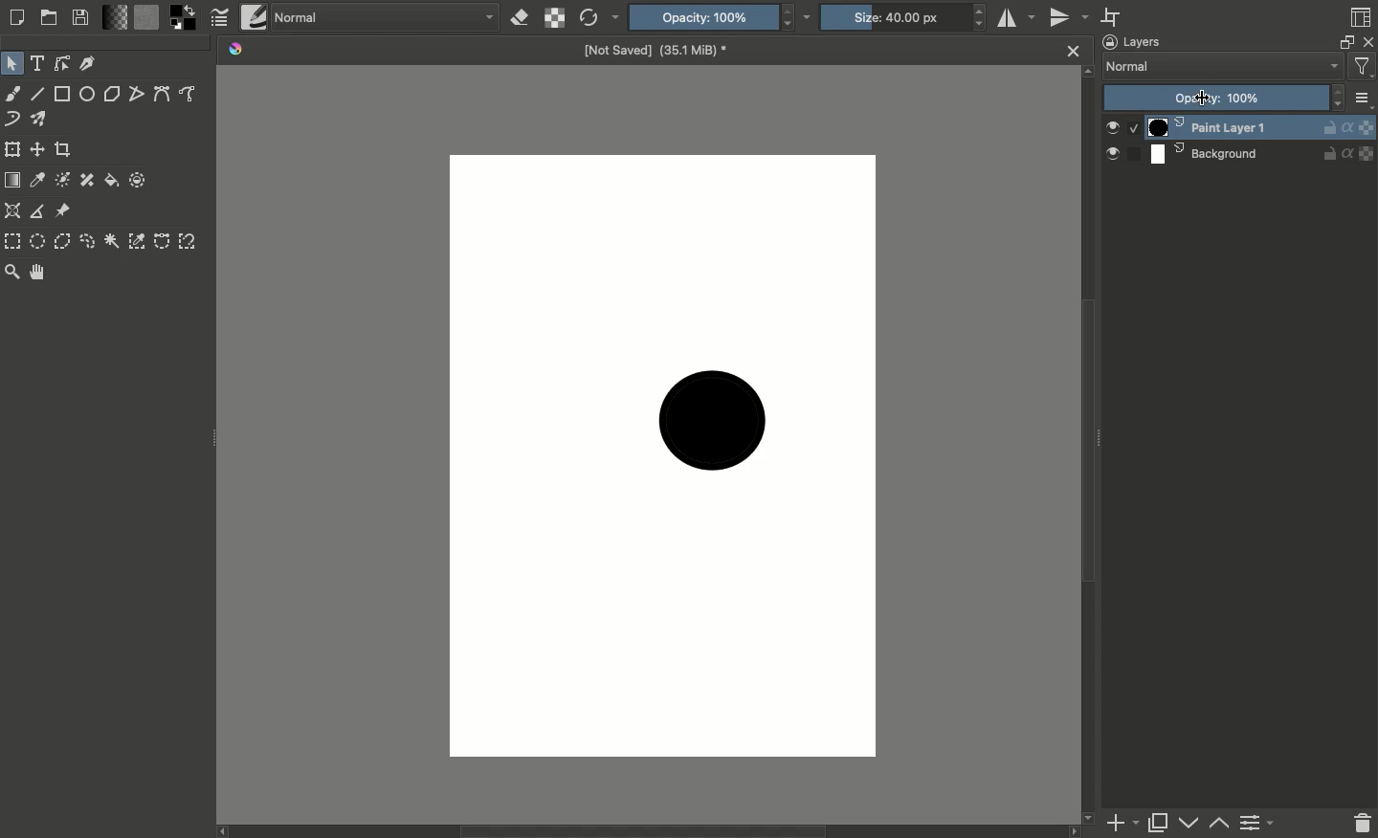 This screenshot has height=838, width=1378. What do you see at coordinates (1225, 99) in the screenshot?
I see `Opacity` at bounding box center [1225, 99].